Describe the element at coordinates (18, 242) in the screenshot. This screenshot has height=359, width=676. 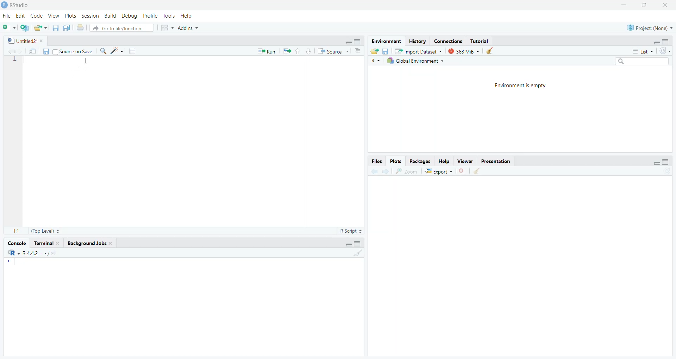
I see `Console` at that location.